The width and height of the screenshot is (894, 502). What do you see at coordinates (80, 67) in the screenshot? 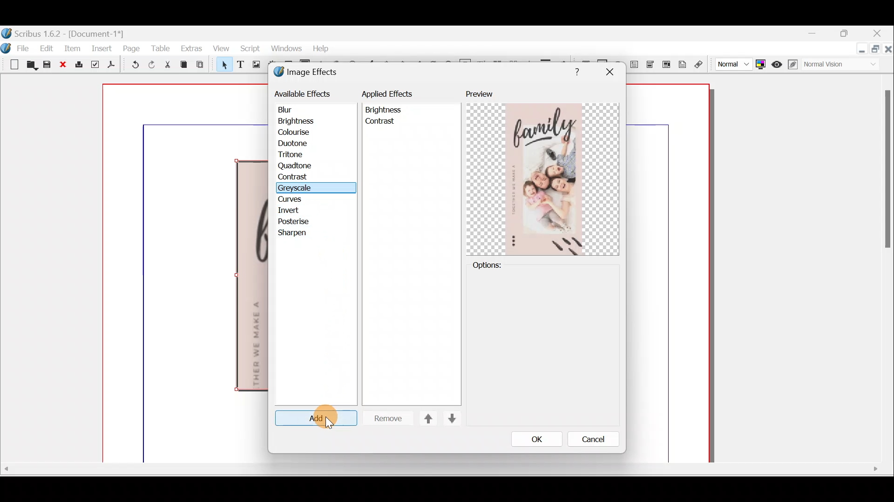
I see `Print` at bounding box center [80, 67].